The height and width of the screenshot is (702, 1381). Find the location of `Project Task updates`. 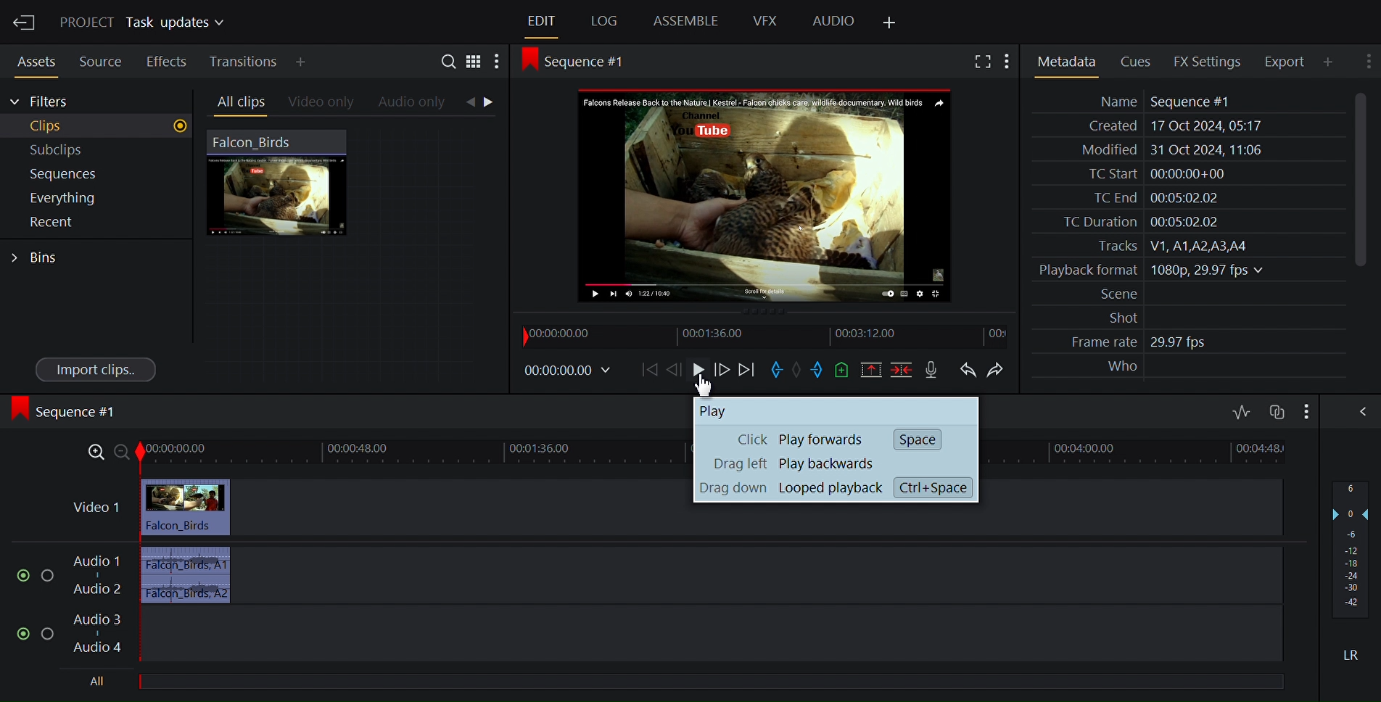

Project Task updates is located at coordinates (141, 23).